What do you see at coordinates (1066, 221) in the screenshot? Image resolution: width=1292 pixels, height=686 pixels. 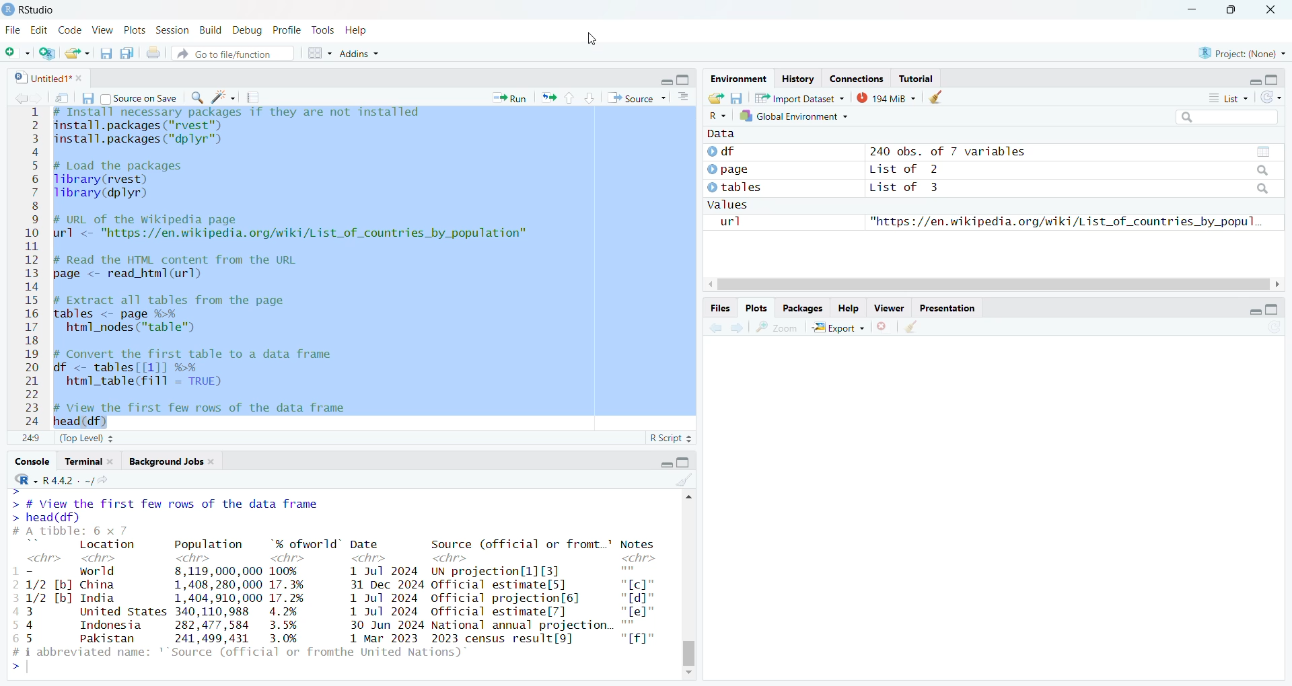 I see `"https ://en.wikipedia.org/wiki/List_of_countries_by_popul` at bounding box center [1066, 221].